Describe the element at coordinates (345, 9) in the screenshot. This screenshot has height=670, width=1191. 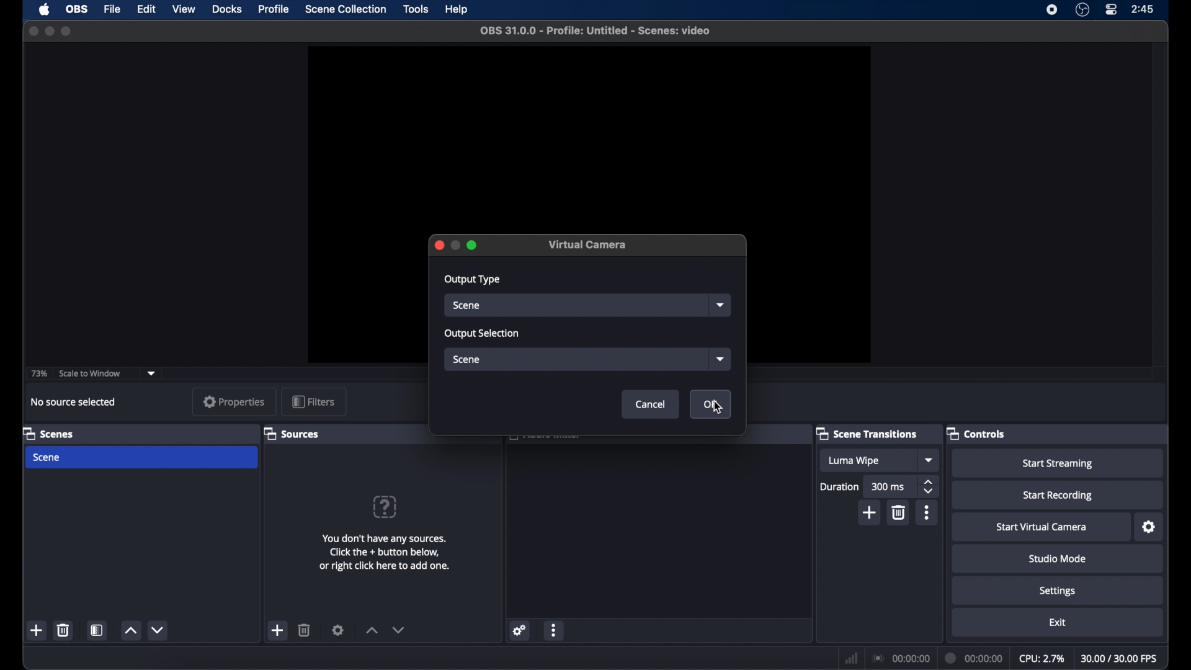
I see `scene collection` at that location.